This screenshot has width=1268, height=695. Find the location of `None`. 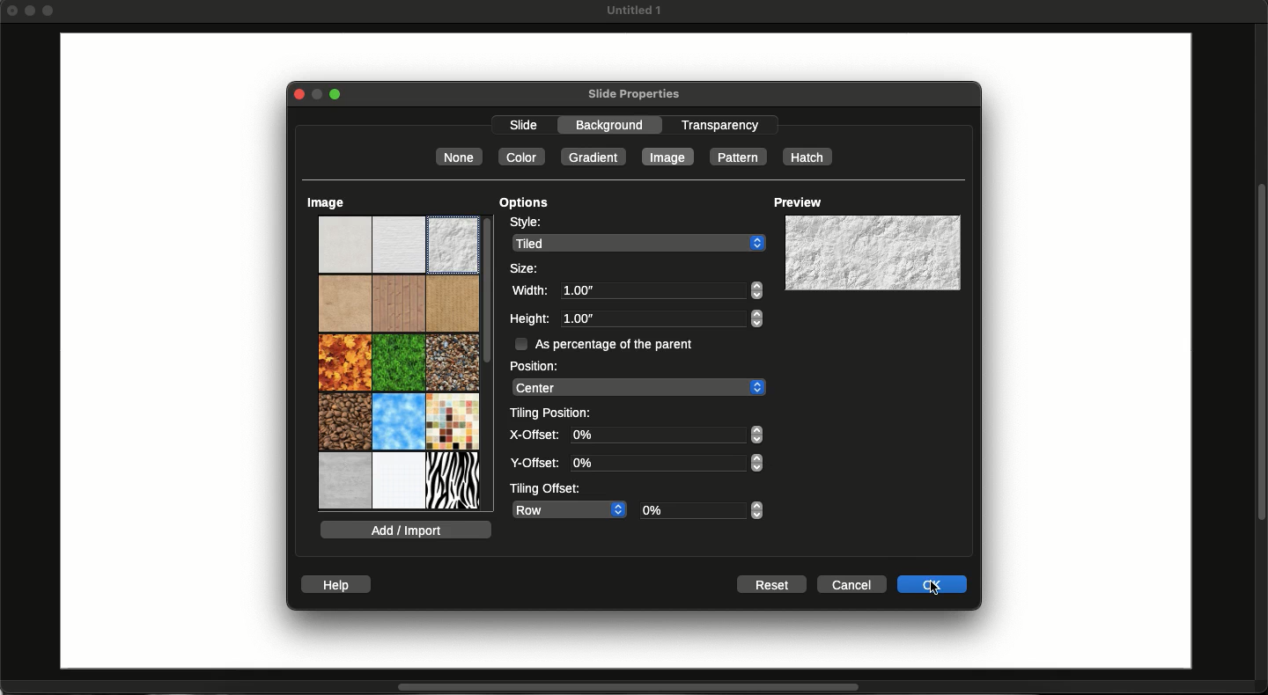

None is located at coordinates (459, 157).